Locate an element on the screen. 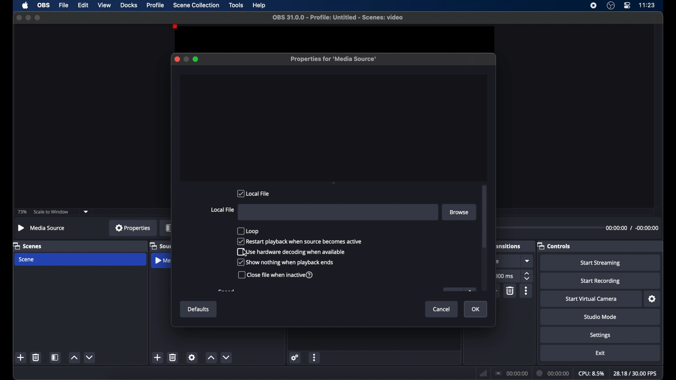 The height and width of the screenshot is (380, 676). start streaming is located at coordinates (601, 263).